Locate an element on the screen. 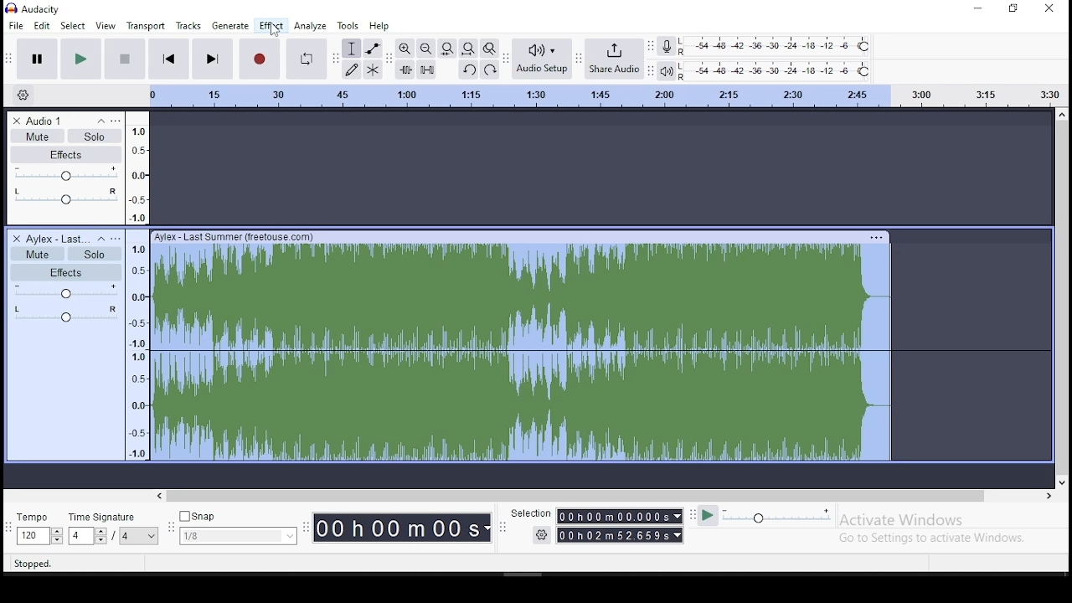  silence audio selection is located at coordinates (427, 70).